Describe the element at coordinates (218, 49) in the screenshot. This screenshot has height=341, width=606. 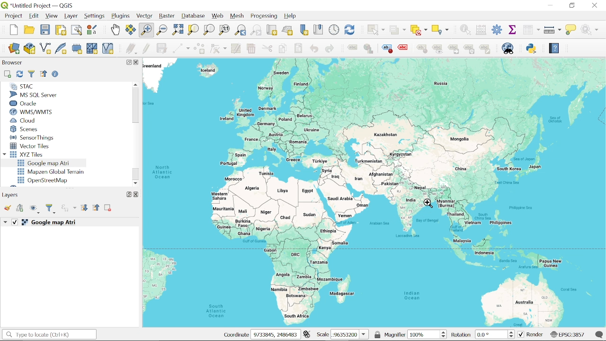
I see `Vertex tool` at that location.